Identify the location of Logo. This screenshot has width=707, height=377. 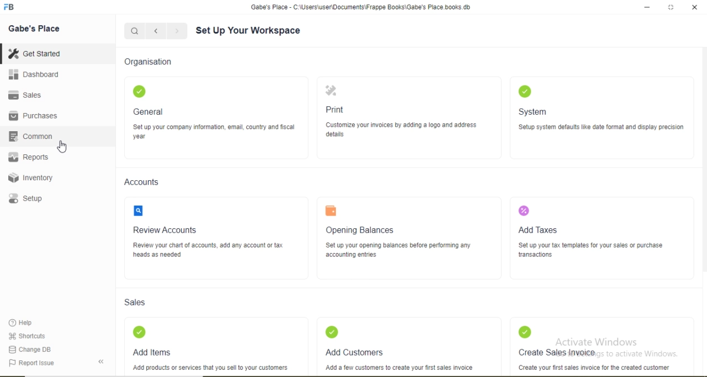
(9, 7).